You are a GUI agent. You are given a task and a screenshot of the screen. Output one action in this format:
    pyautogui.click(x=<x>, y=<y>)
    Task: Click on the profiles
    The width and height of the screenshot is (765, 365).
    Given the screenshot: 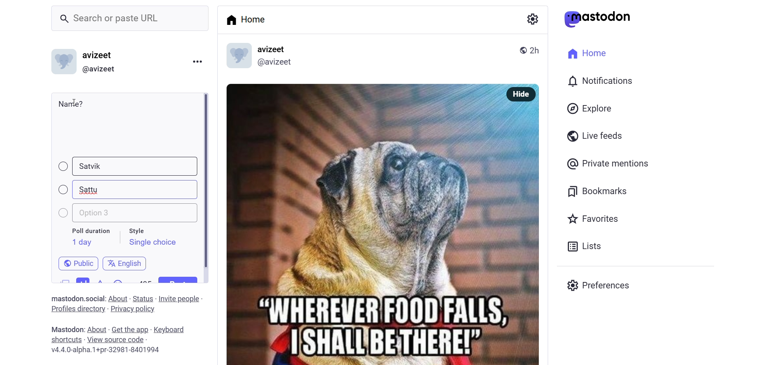 What is the action you would take?
    pyautogui.click(x=77, y=308)
    